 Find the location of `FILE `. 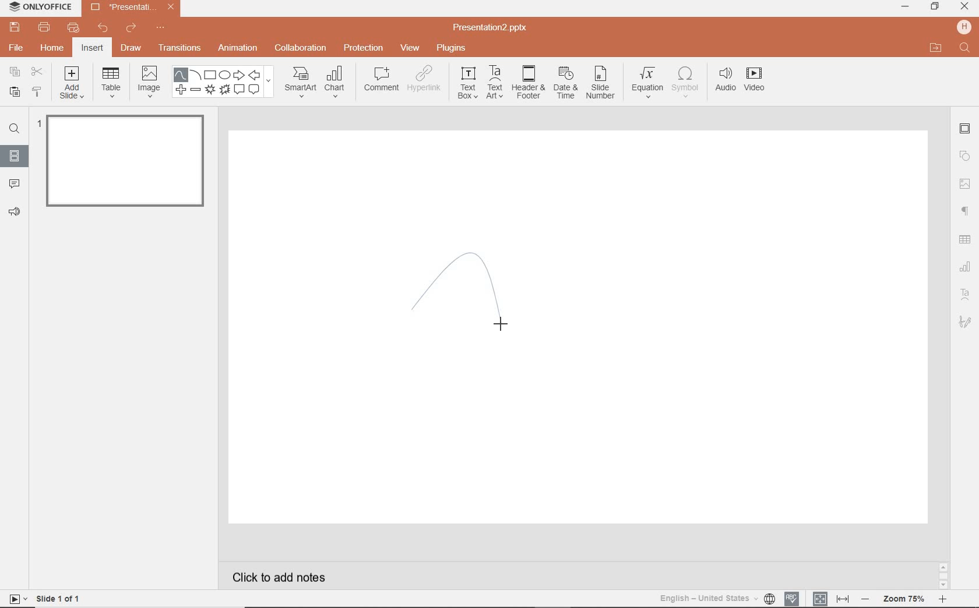

FILE  is located at coordinates (17, 49).